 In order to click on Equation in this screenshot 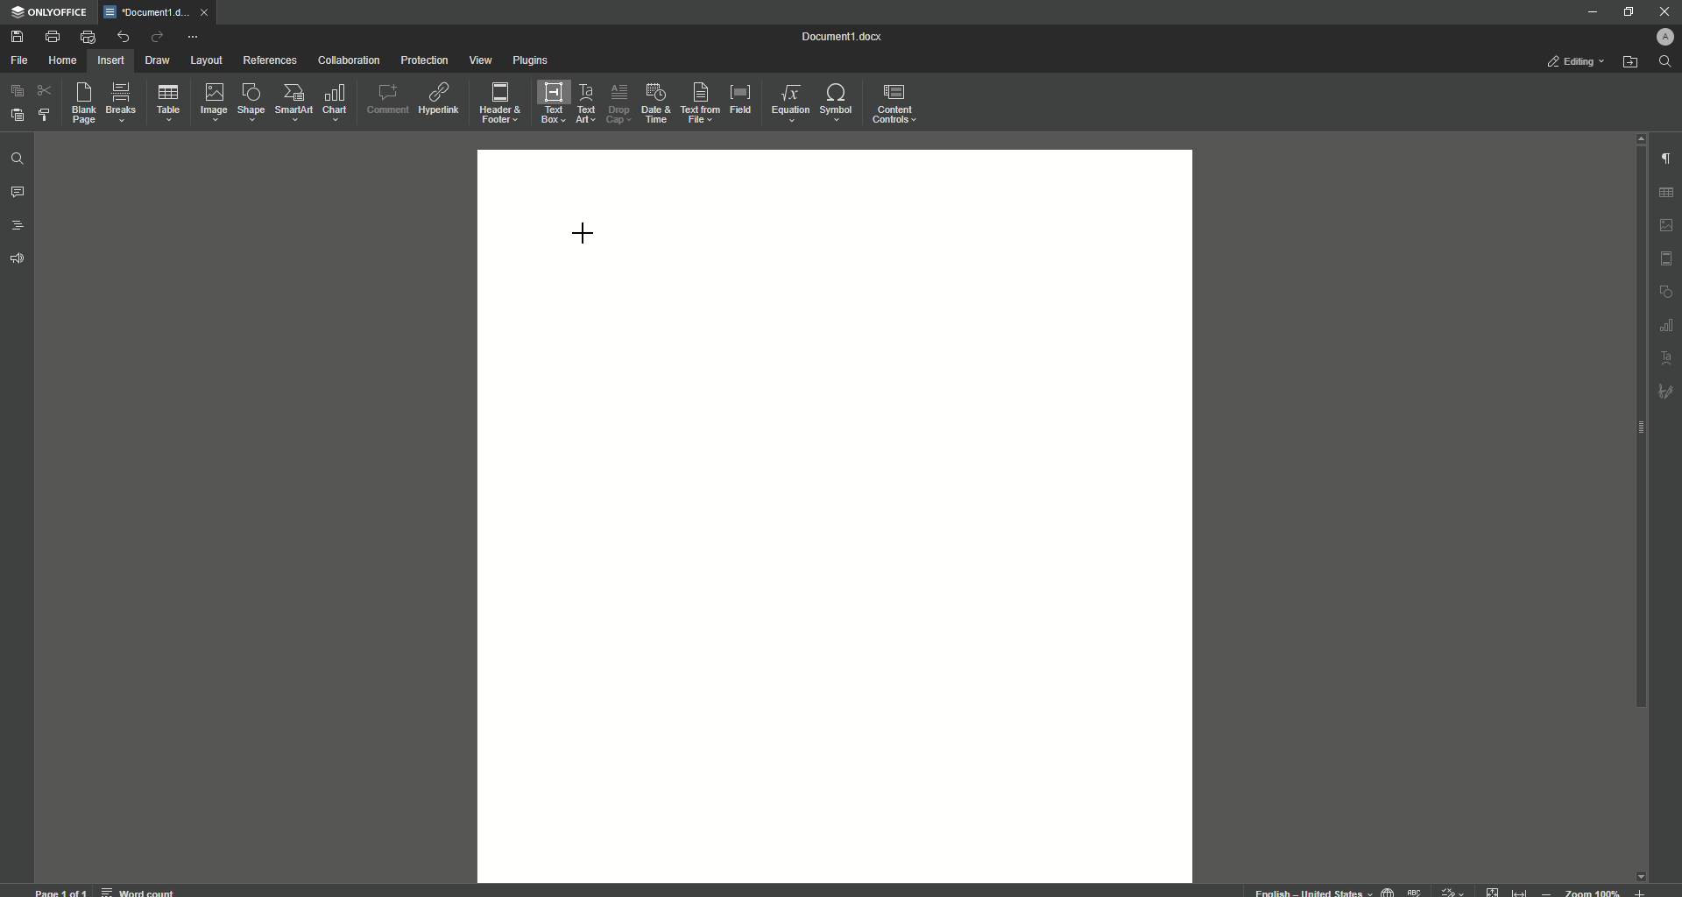, I will do `click(786, 101)`.